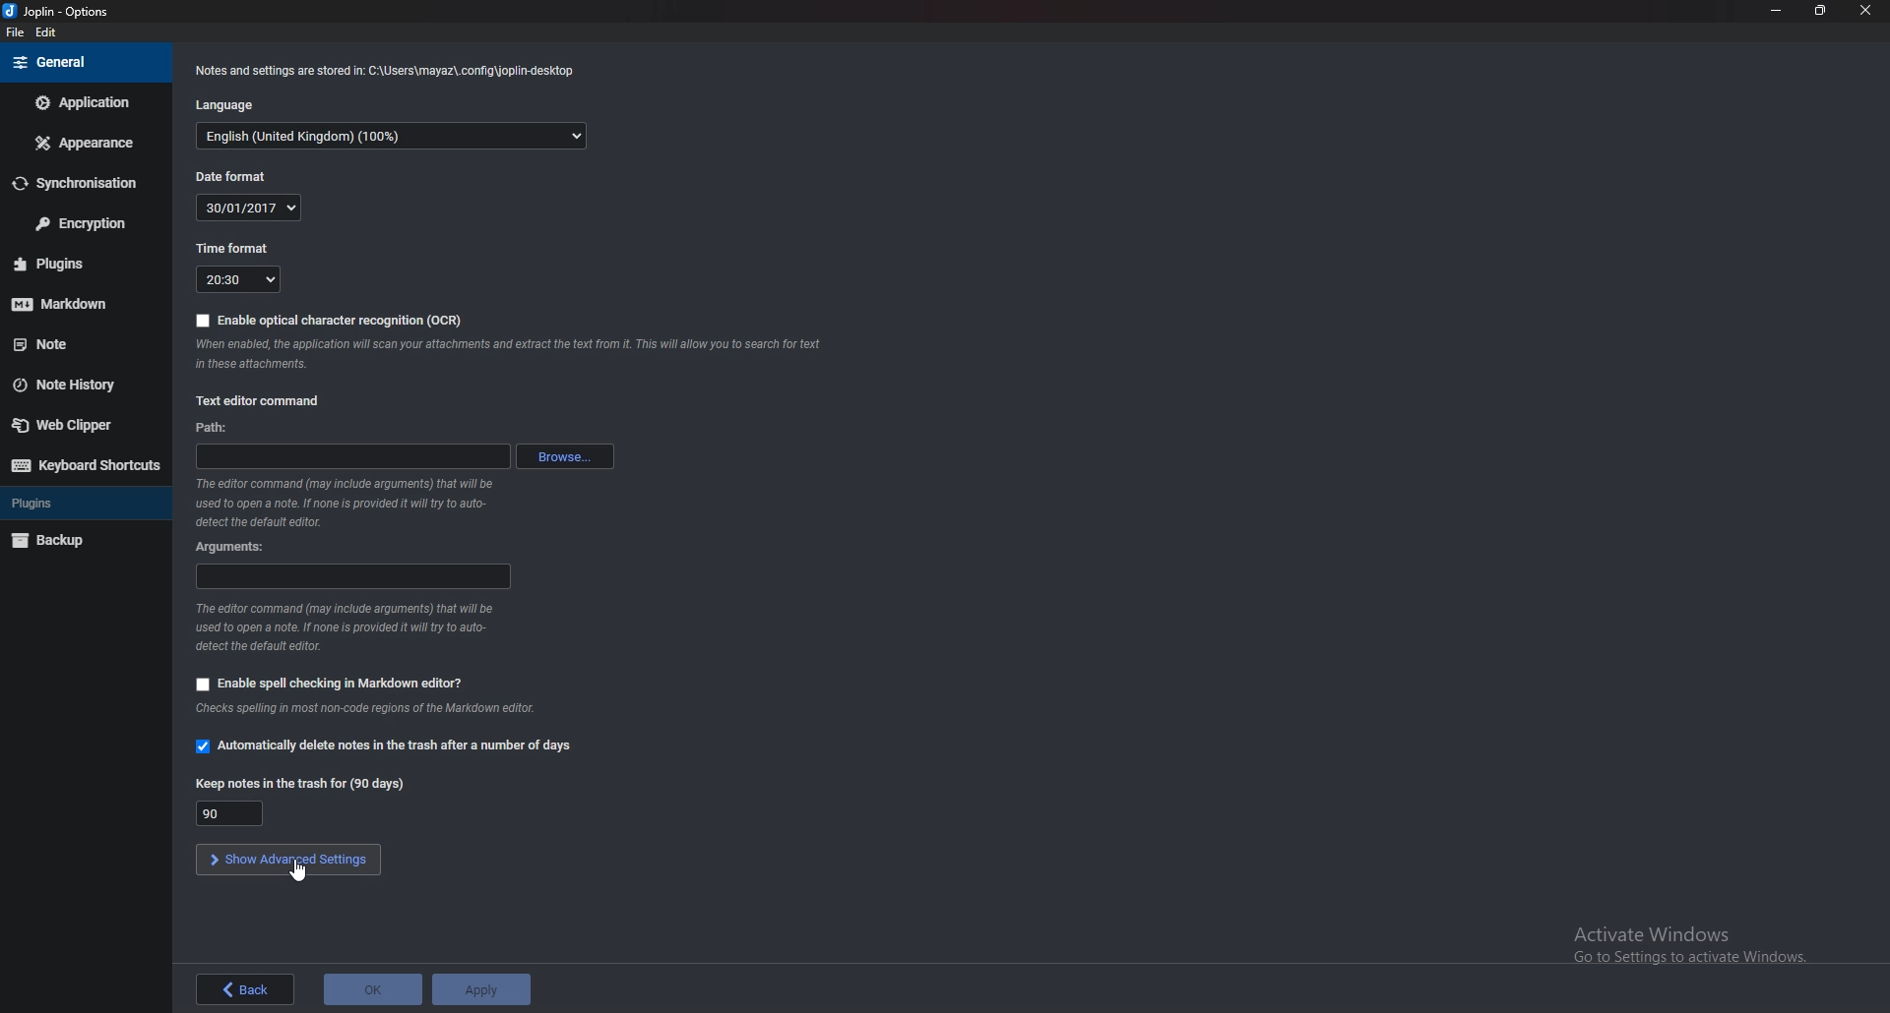 The width and height of the screenshot is (1890, 1013). Describe the element at coordinates (260, 398) in the screenshot. I see `Text editor command` at that location.